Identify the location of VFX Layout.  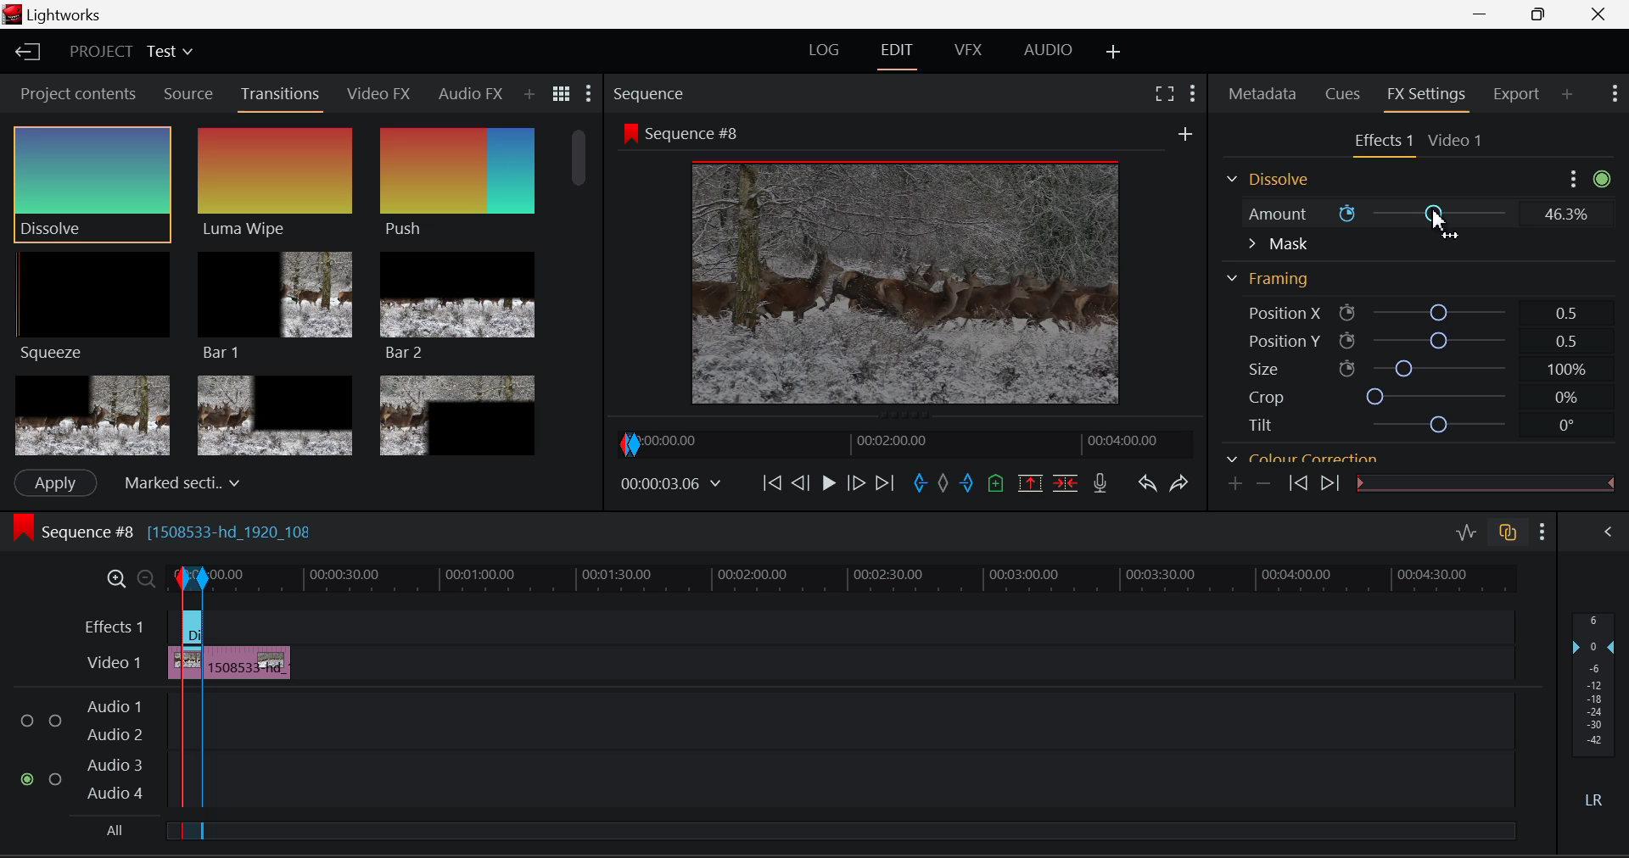
(971, 52).